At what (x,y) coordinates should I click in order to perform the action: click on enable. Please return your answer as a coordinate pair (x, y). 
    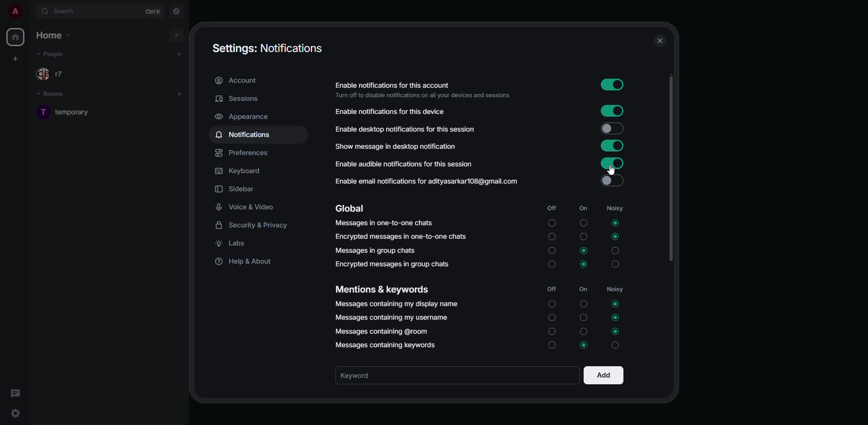
    Looking at the image, I should click on (613, 162).